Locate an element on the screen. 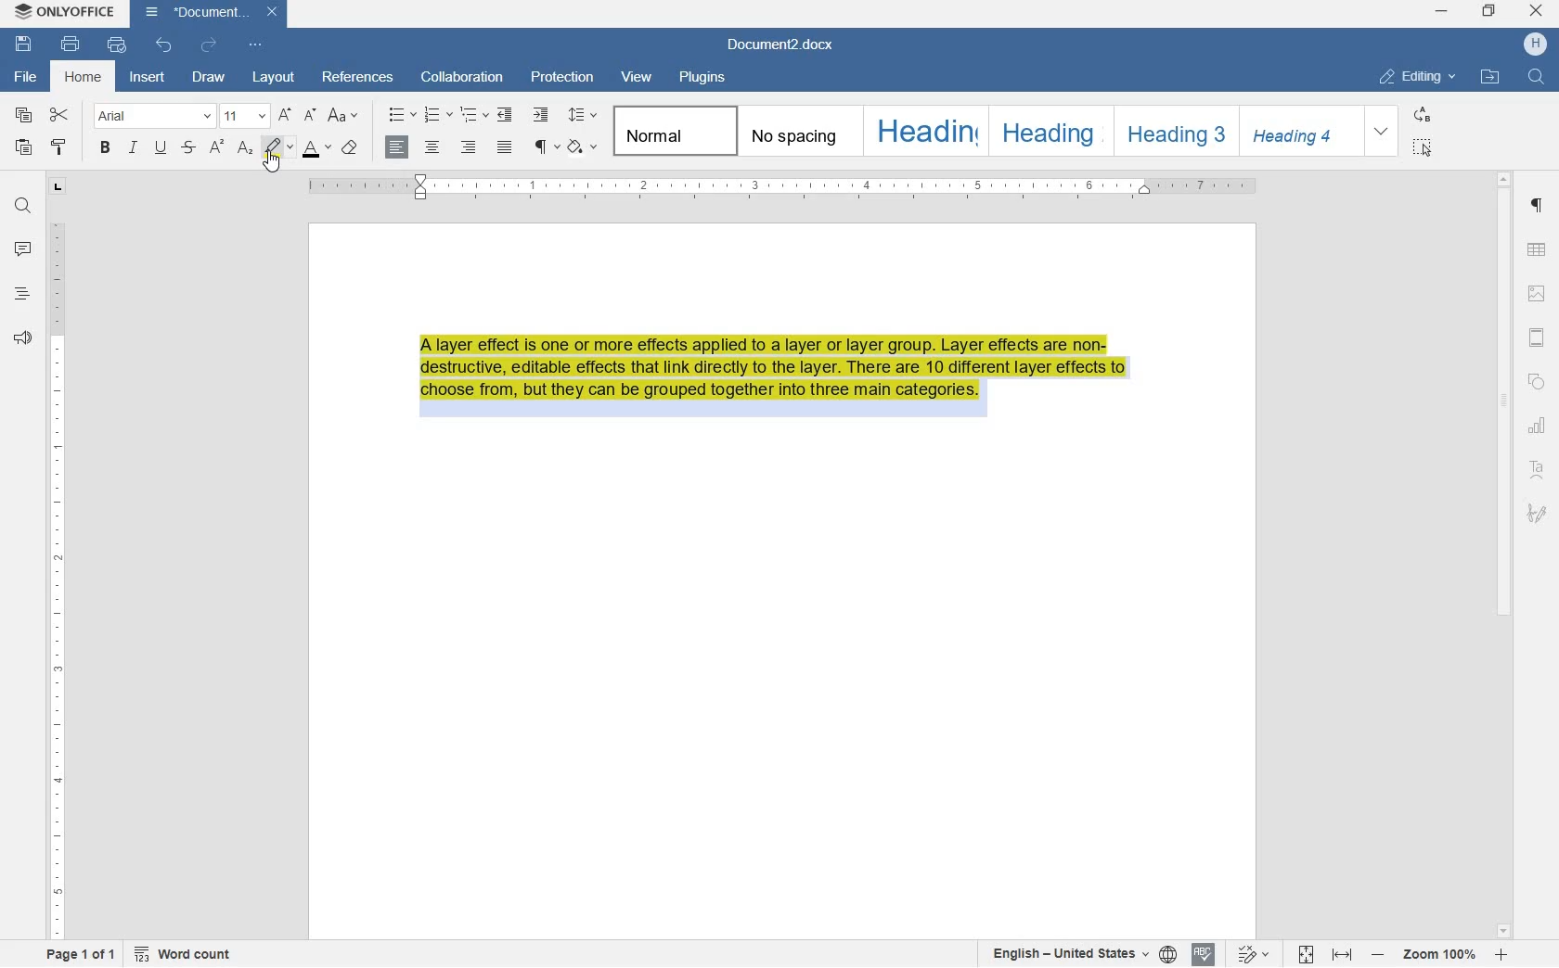 This screenshot has height=968, width=1559. scrollbar is located at coordinates (1502, 554).